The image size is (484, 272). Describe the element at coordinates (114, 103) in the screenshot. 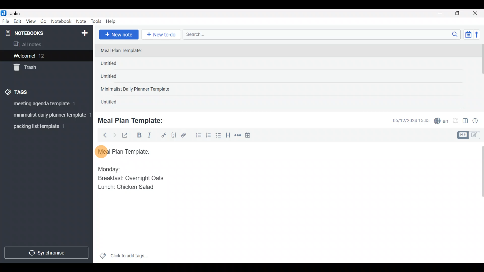

I see `Untitled` at that location.